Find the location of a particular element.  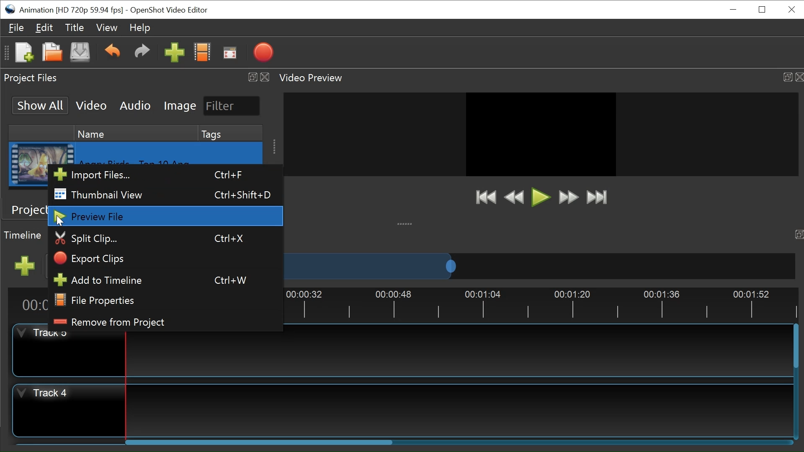

Video Previe Panel is located at coordinates (316, 77).